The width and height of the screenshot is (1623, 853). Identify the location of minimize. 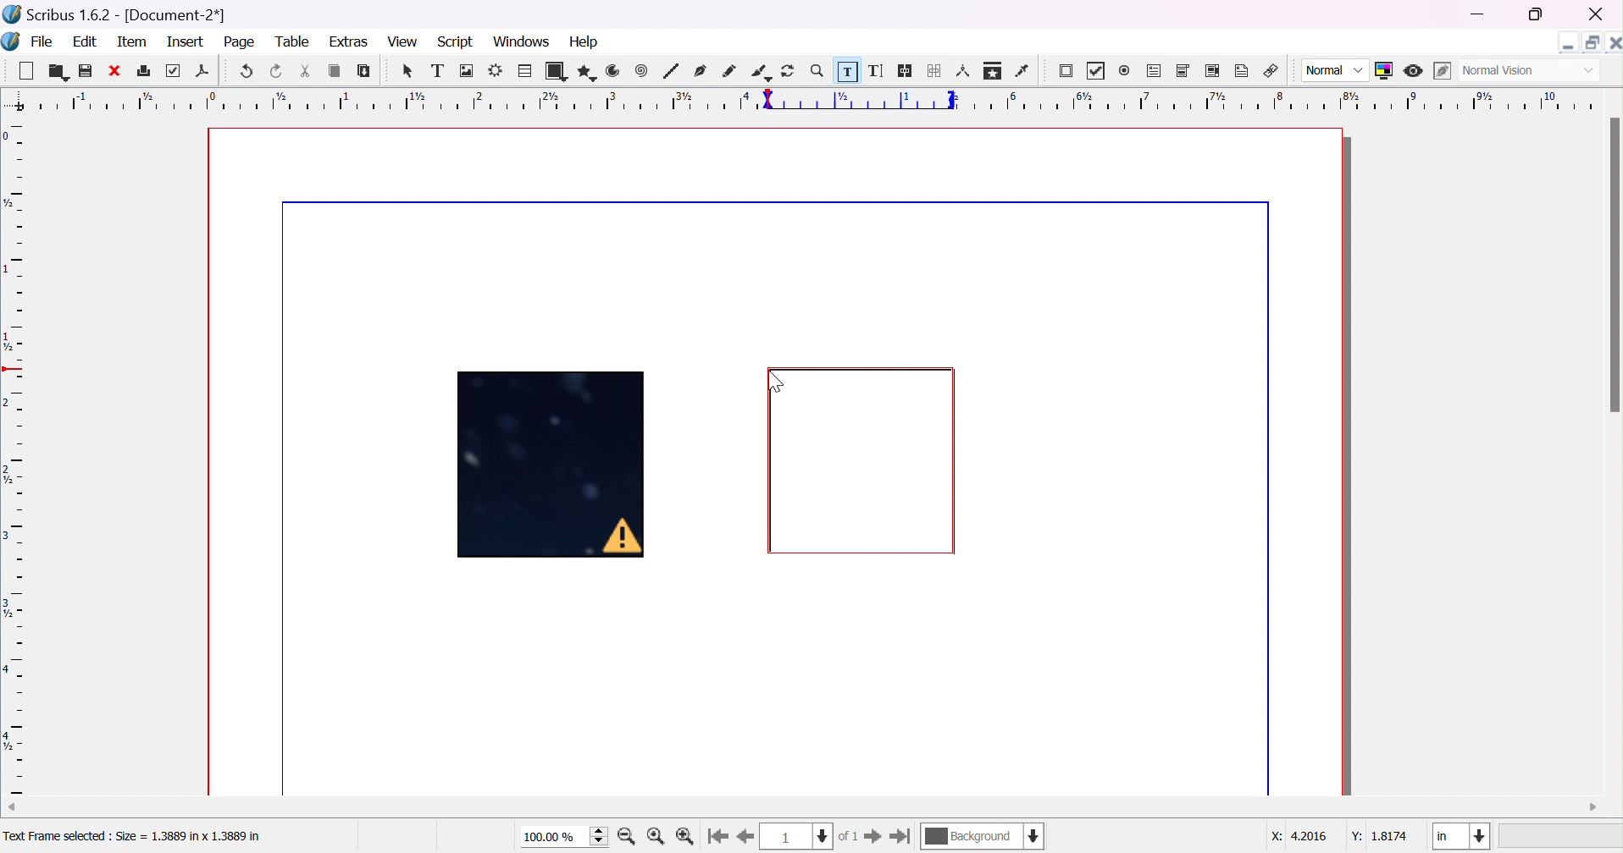
(1569, 42).